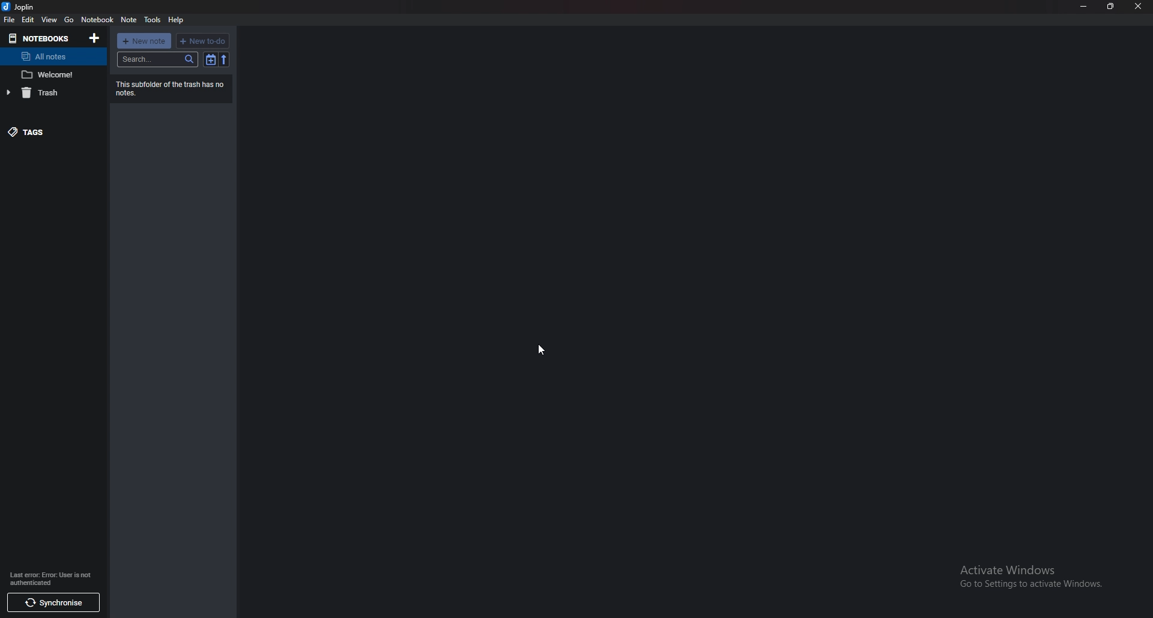 The width and height of the screenshot is (1153, 618). Describe the element at coordinates (97, 19) in the screenshot. I see `Notebook` at that location.